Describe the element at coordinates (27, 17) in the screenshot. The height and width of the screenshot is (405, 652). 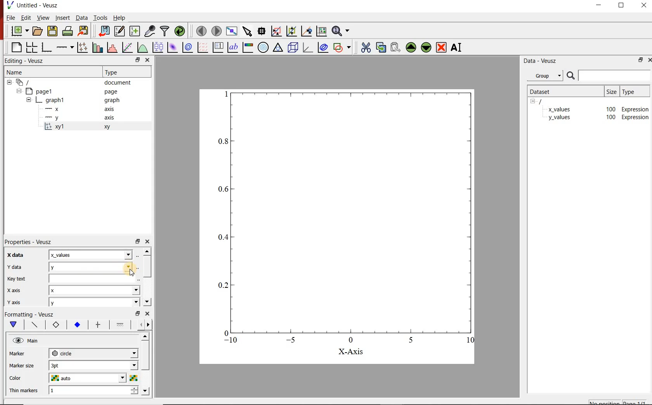
I see `edit ` at that location.